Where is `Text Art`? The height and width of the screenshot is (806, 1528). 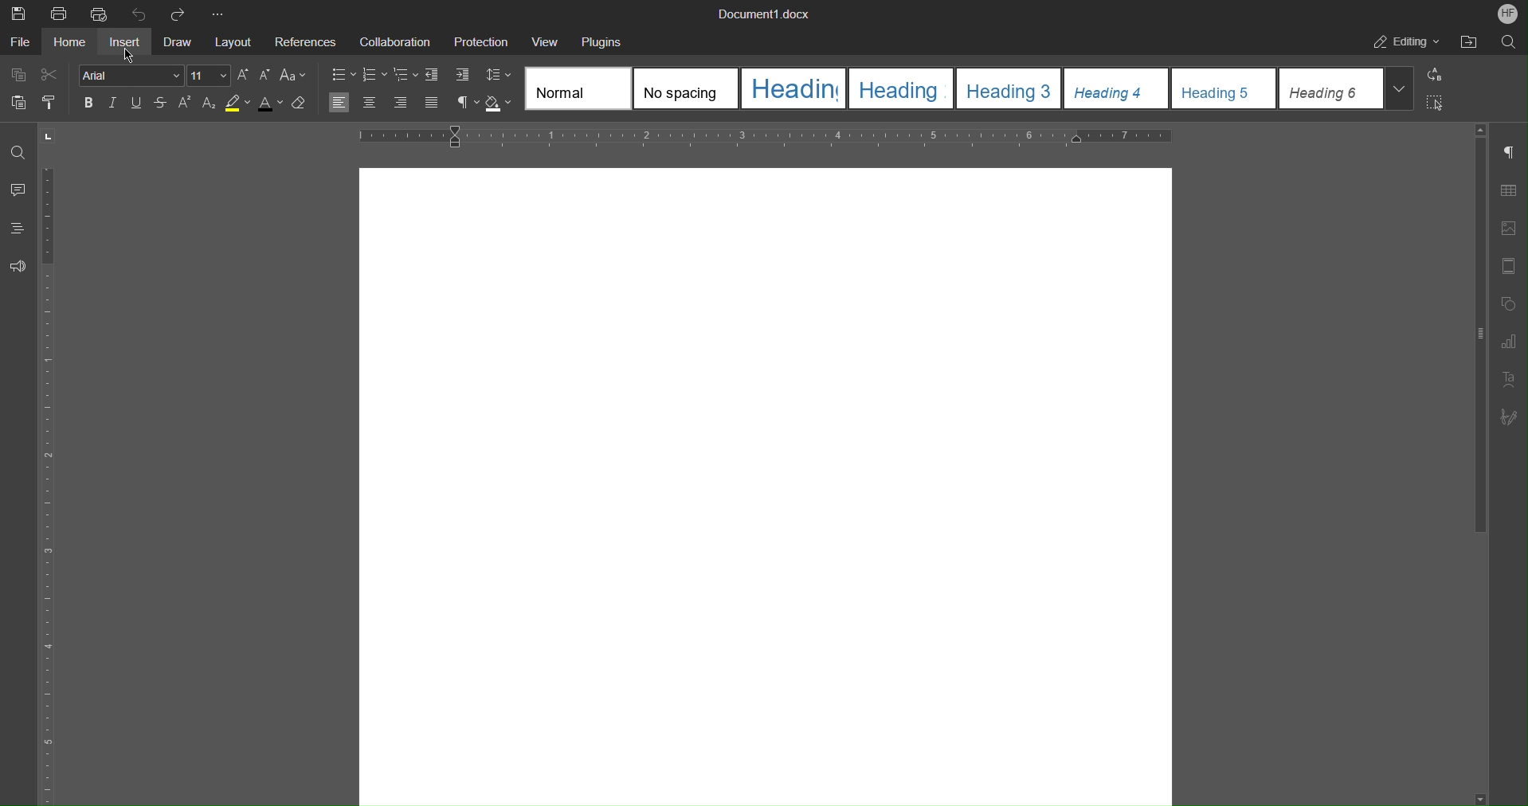
Text Art is located at coordinates (1512, 380).